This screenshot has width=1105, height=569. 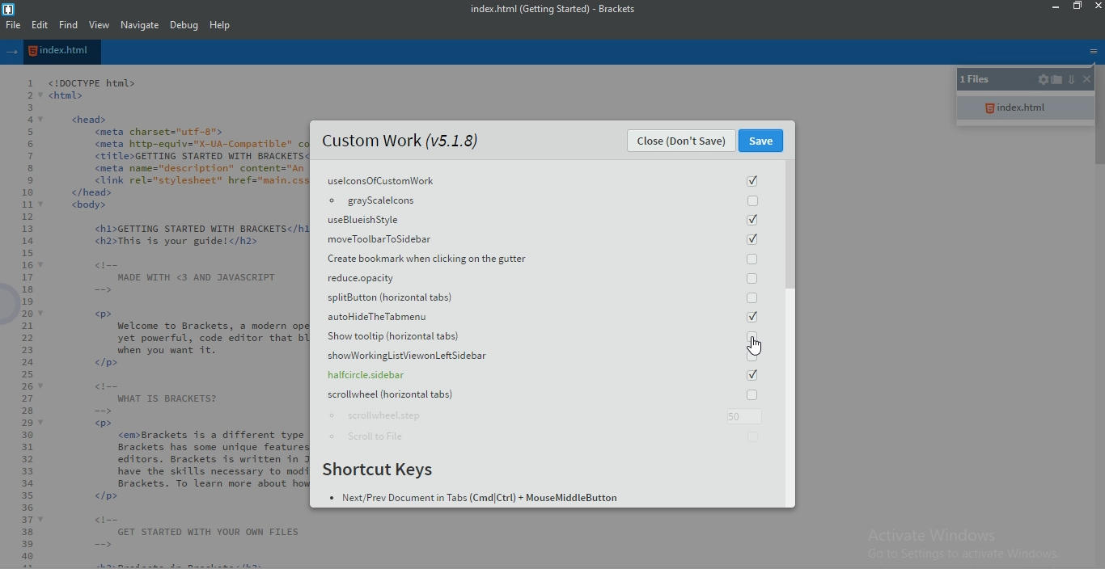 I want to click on close, so click(x=1079, y=78).